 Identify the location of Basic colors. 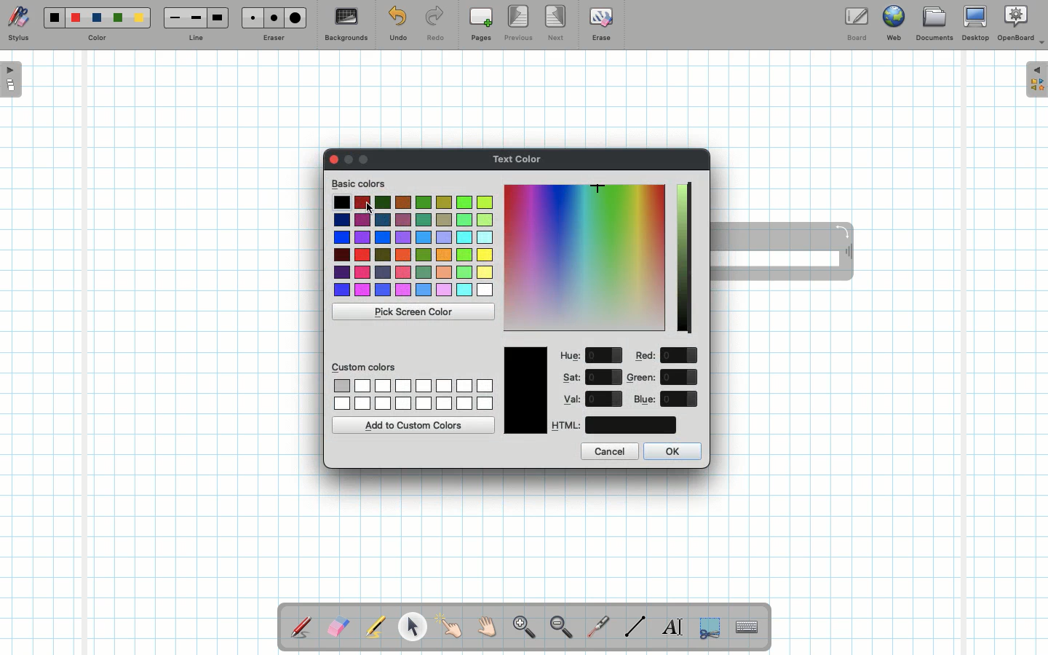
(360, 183).